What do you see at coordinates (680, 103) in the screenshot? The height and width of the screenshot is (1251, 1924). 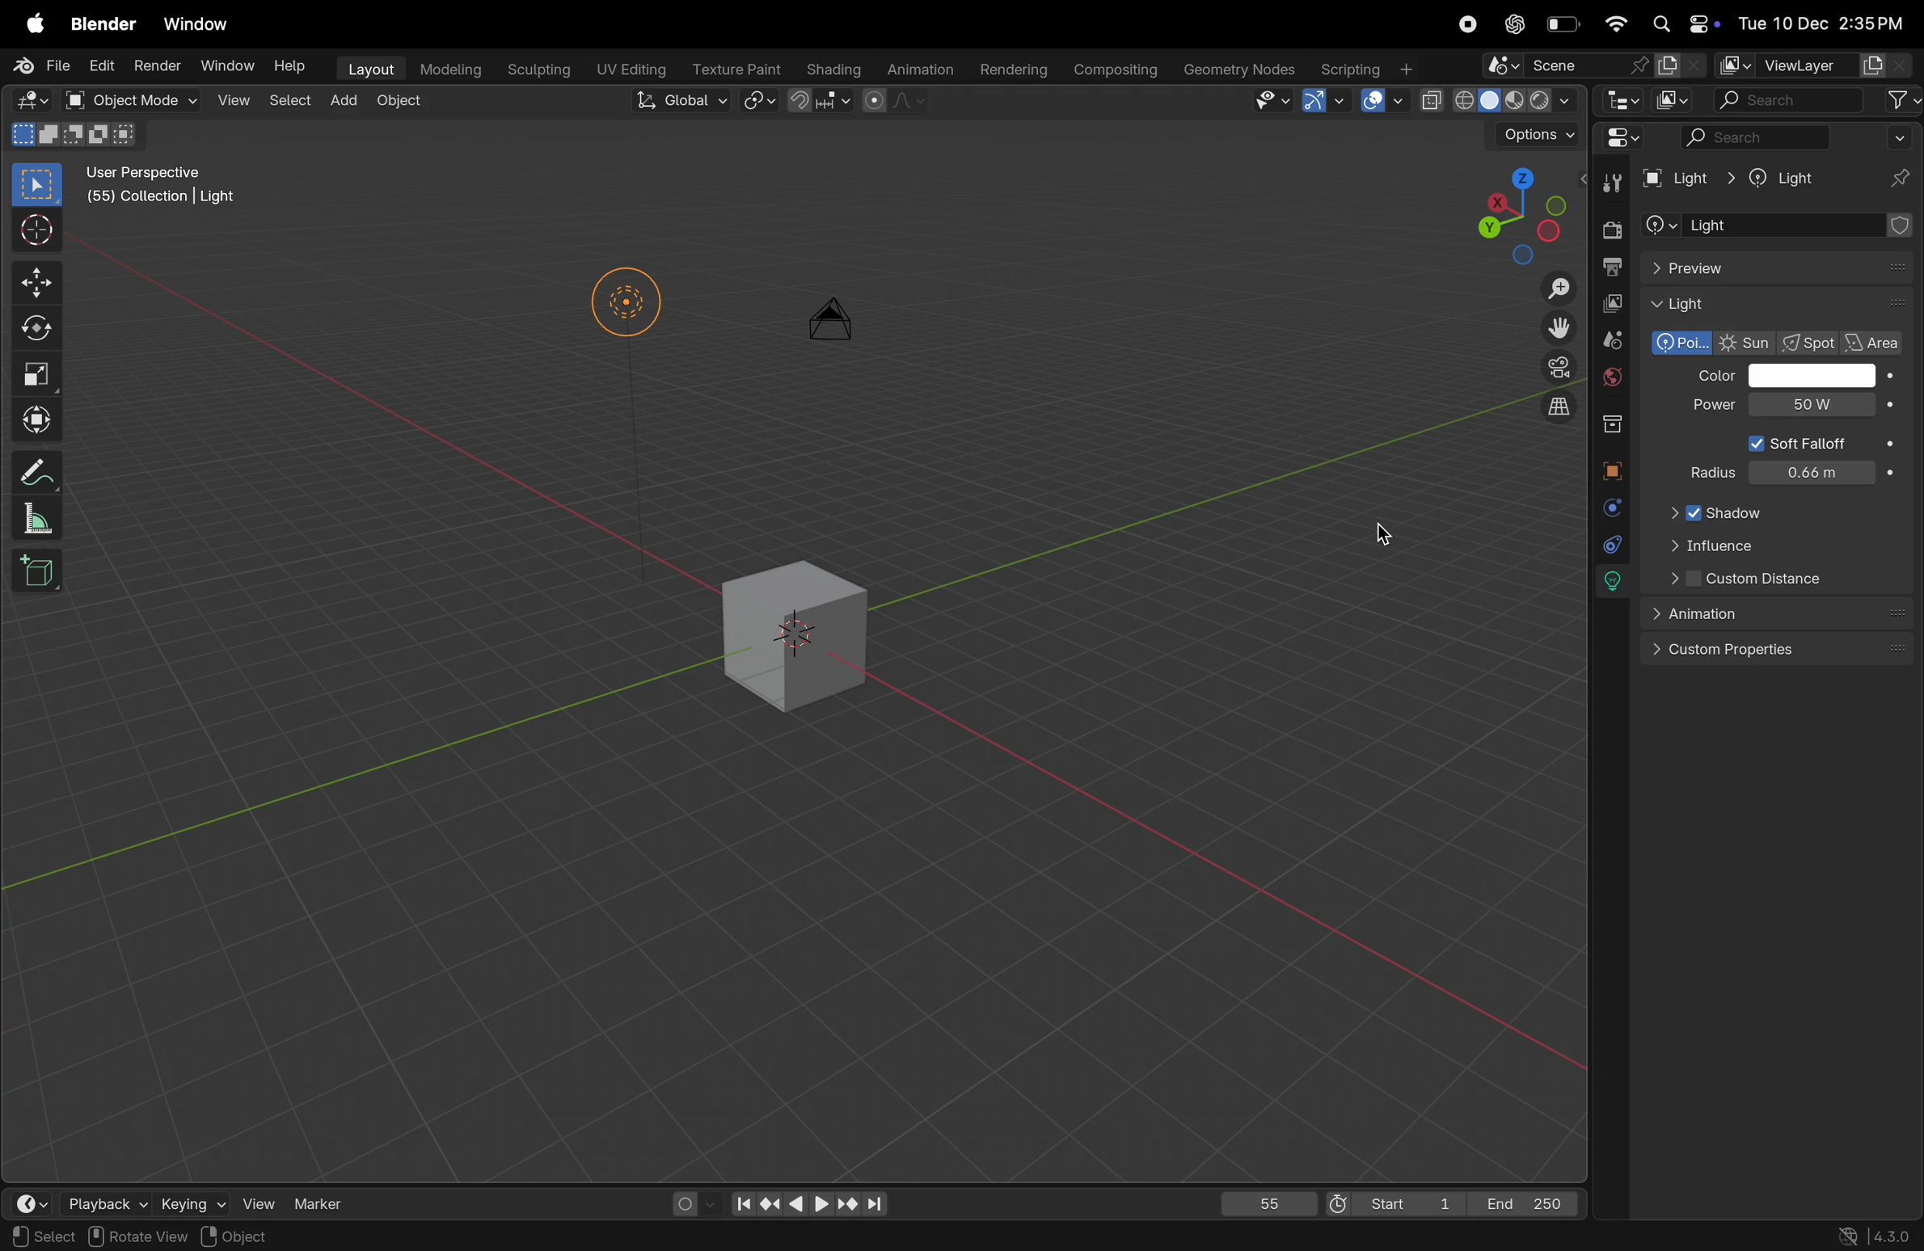 I see `Global` at bounding box center [680, 103].